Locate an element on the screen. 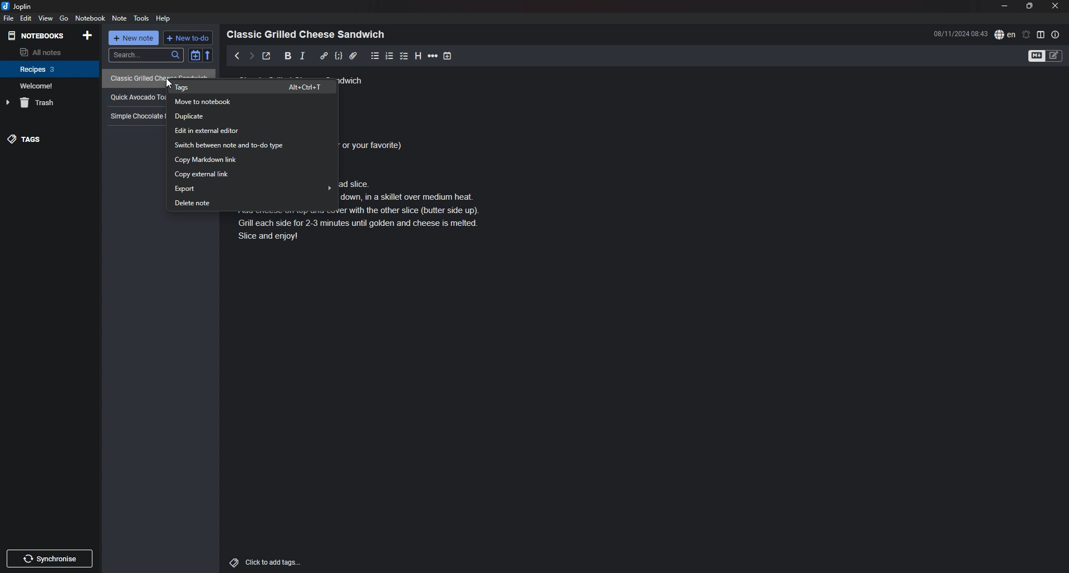  tags is located at coordinates (252, 87).